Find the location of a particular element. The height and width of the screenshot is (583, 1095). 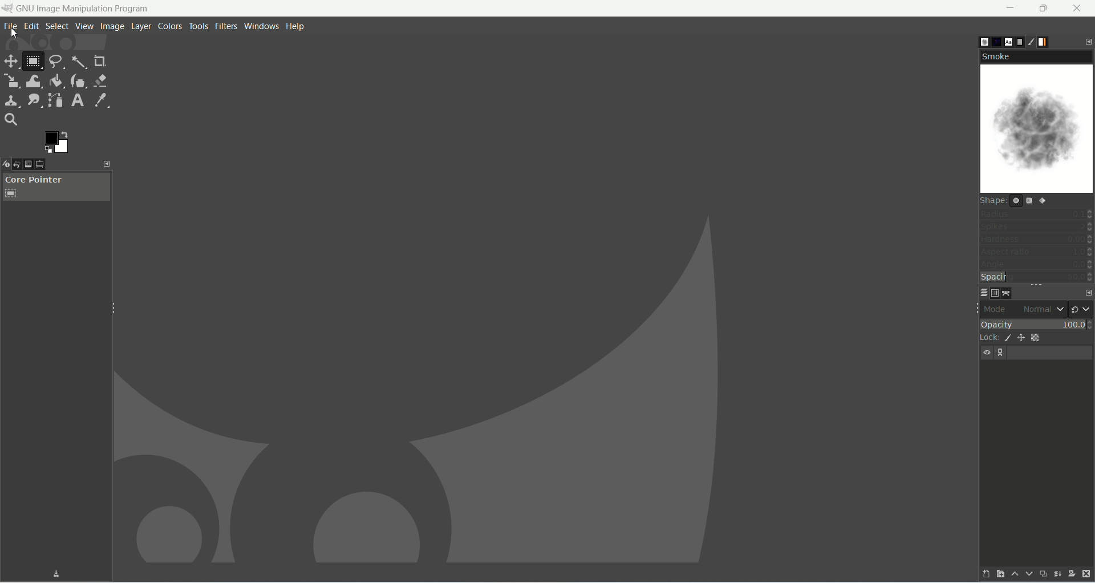

images is located at coordinates (30, 164).